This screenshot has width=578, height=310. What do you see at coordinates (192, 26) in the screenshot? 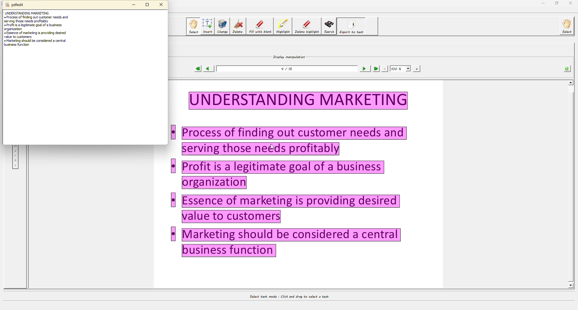
I see `select` at bounding box center [192, 26].